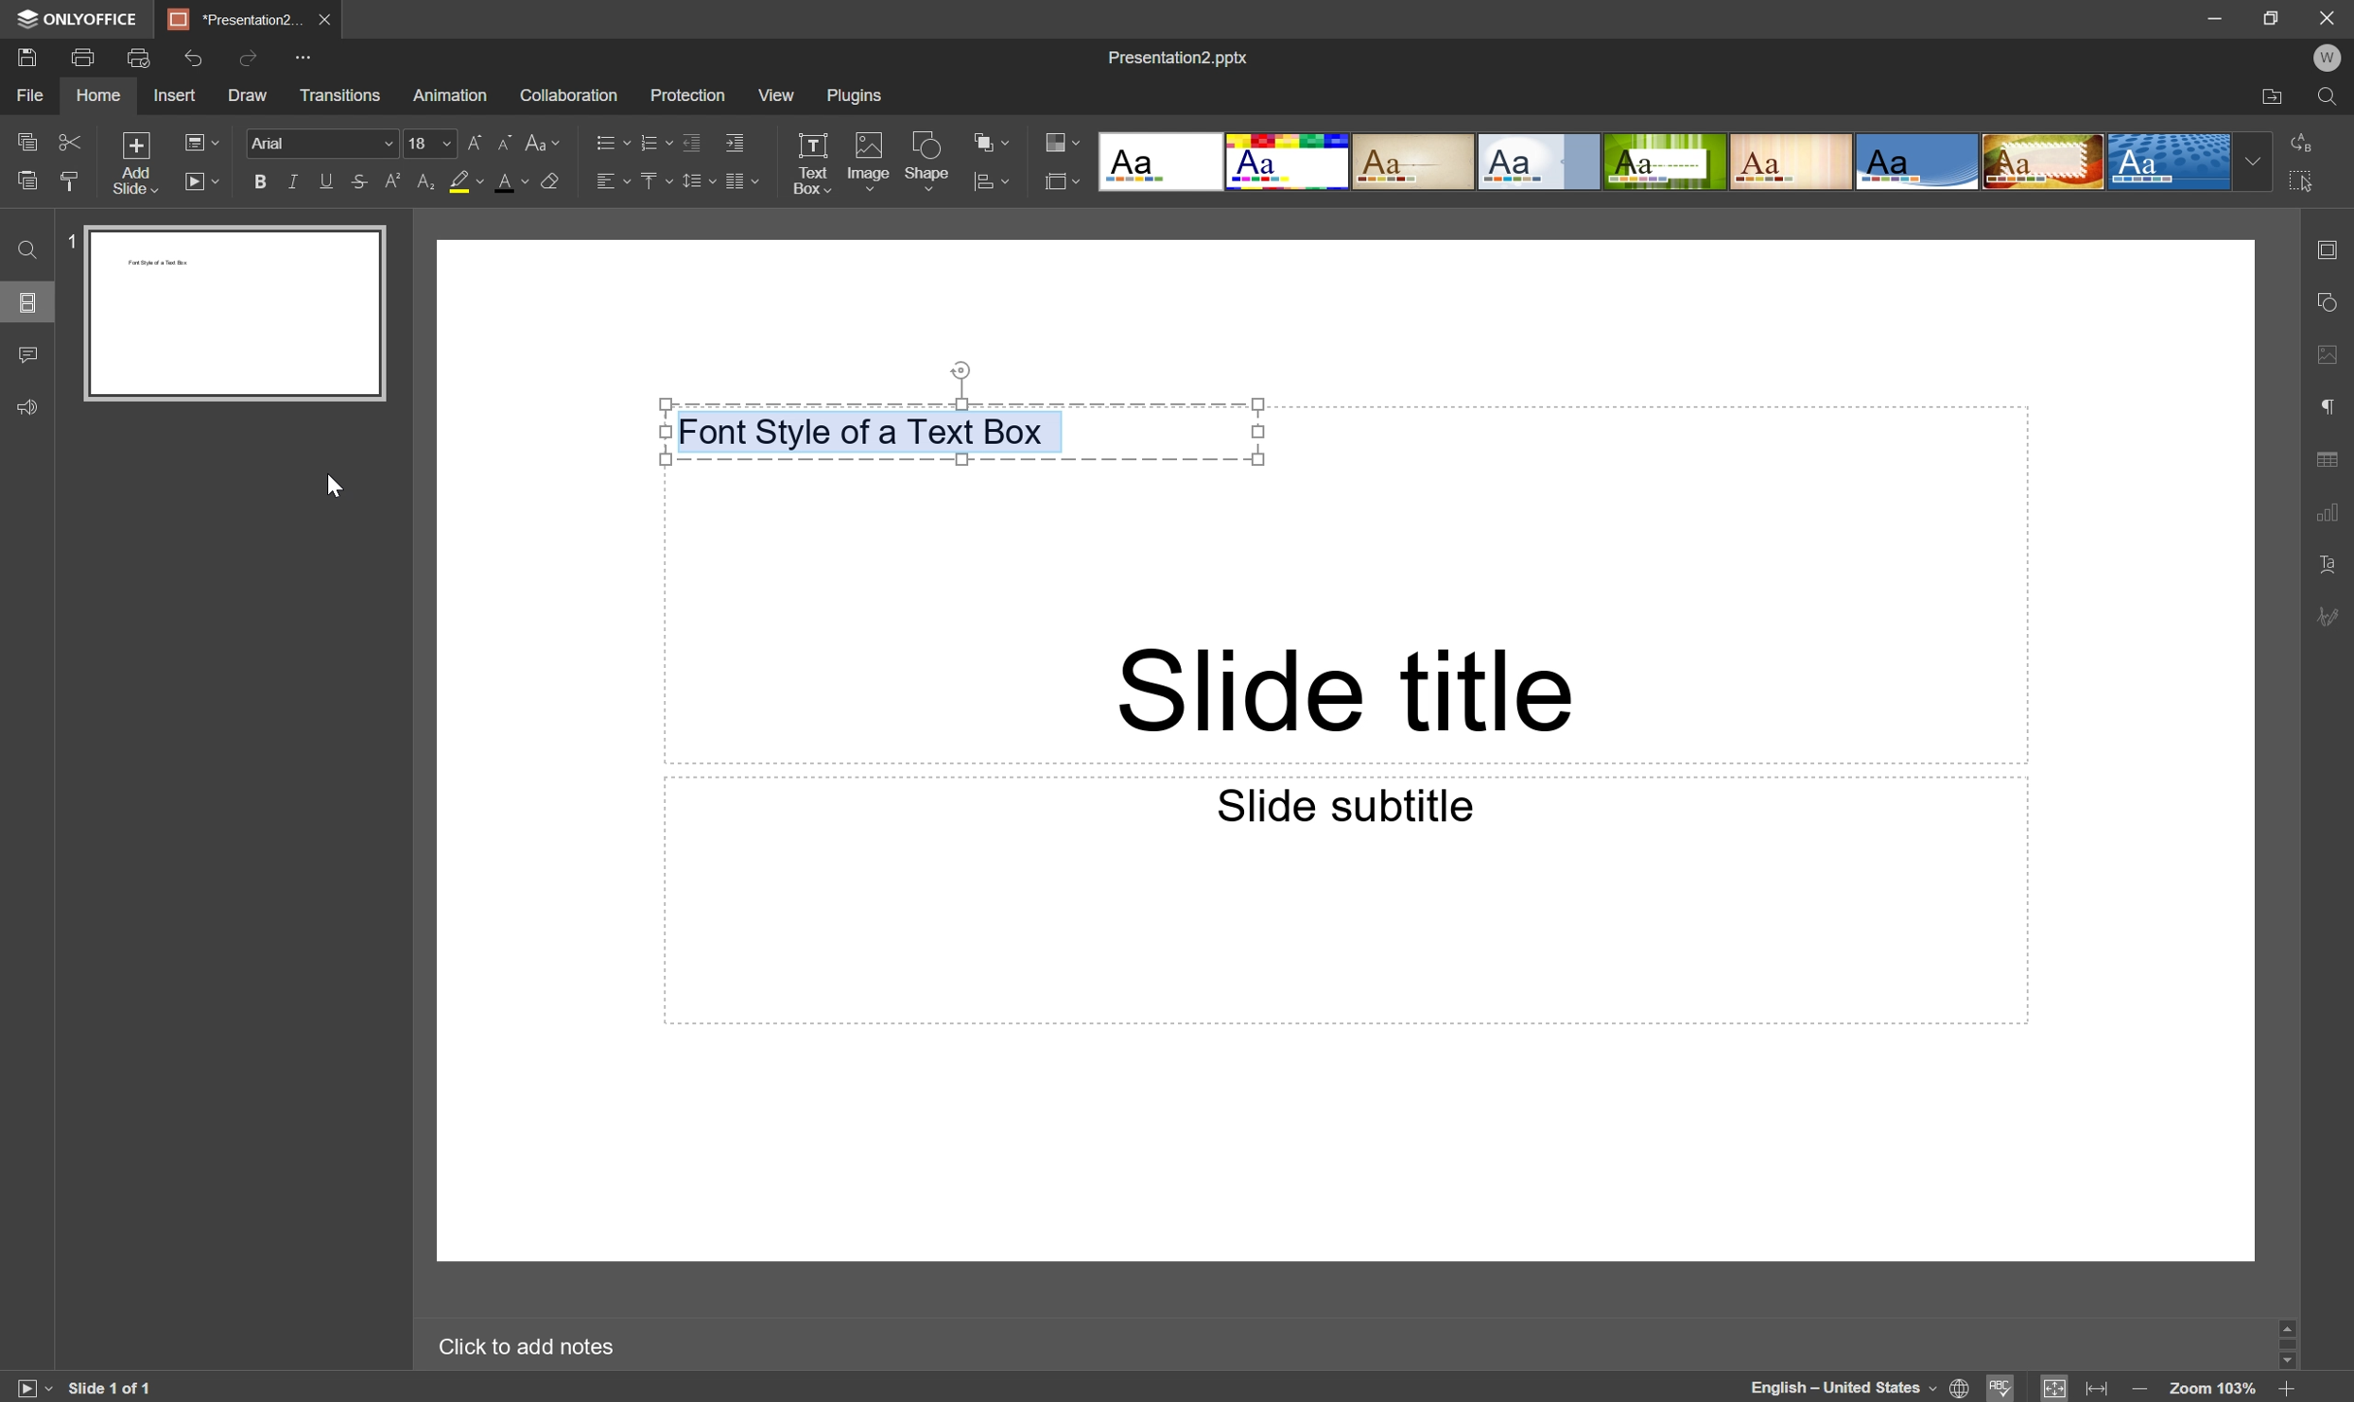  What do you see at coordinates (1680, 162) in the screenshot?
I see `Type of slides` at bounding box center [1680, 162].